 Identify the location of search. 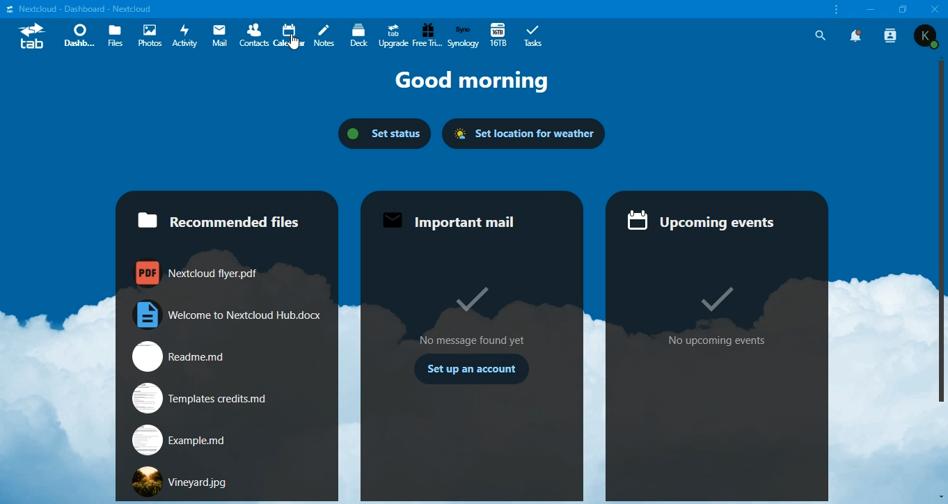
(821, 36).